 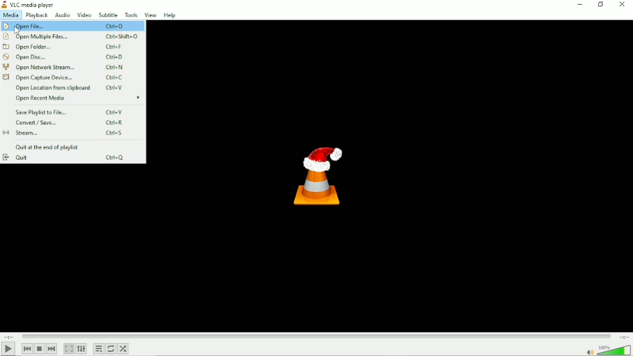 What do you see at coordinates (28, 4) in the screenshot?
I see `VLC media player` at bounding box center [28, 4].